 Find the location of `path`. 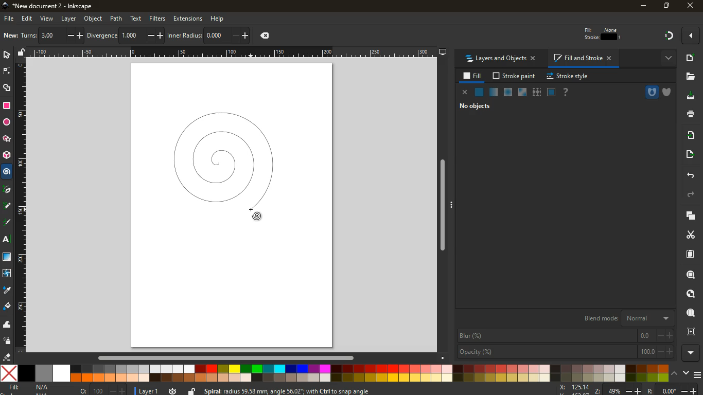

path is located at coordinates (116, 19).